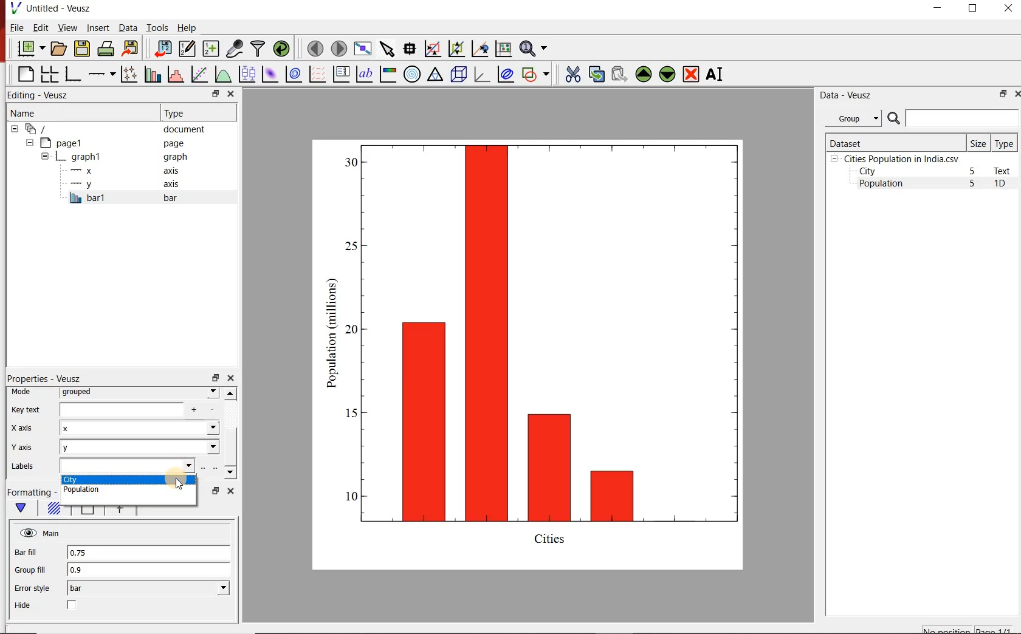 This screenshot has width=1021, height=634. What do you see at coordinates (363, 49) in the screenshot?
I see `view plot full screen` at bounding box center [363, 49].